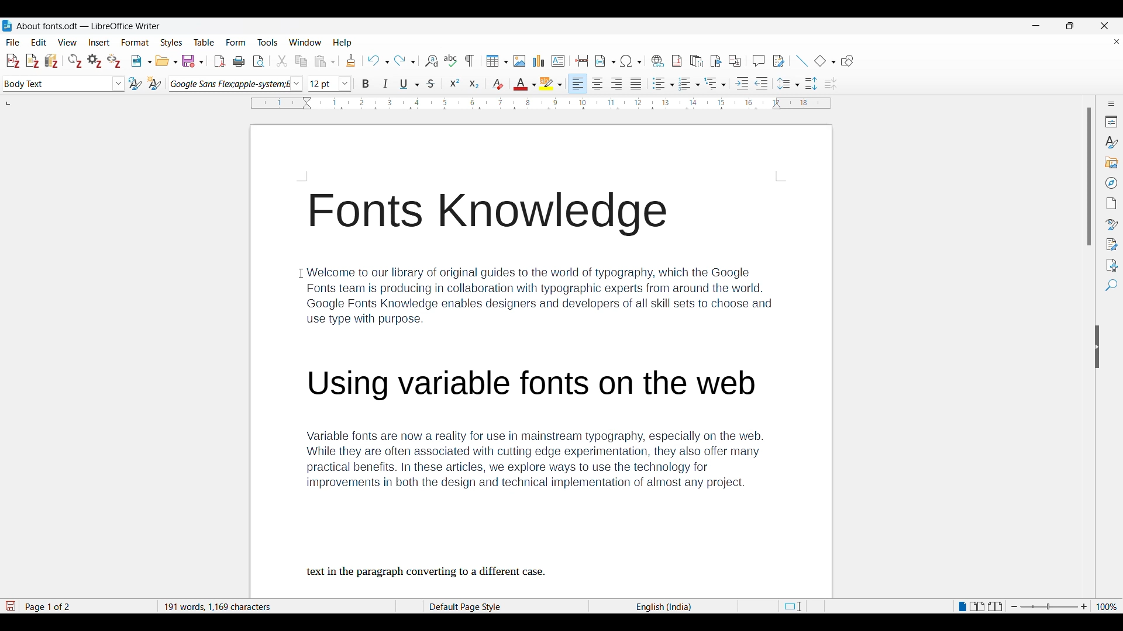  I want to click on Current page out of total pages, so click(49, 606).